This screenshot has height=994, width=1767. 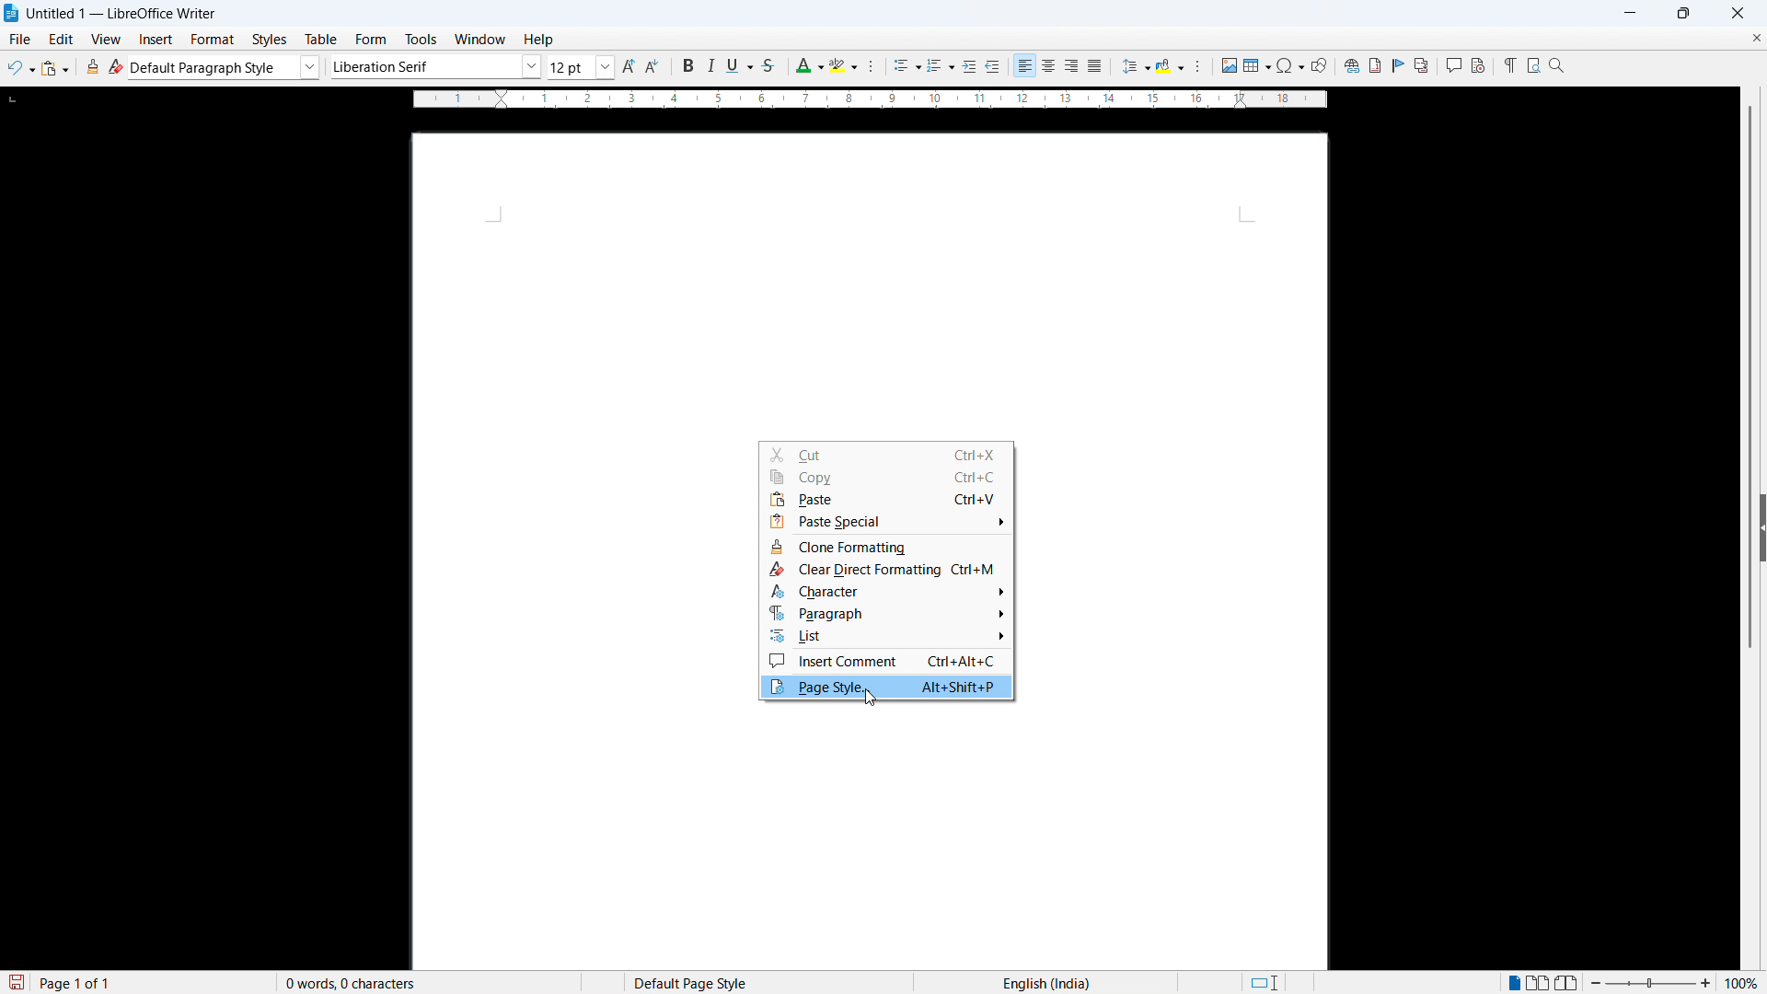 I want to click on Undo , so click(x=21, y=68).